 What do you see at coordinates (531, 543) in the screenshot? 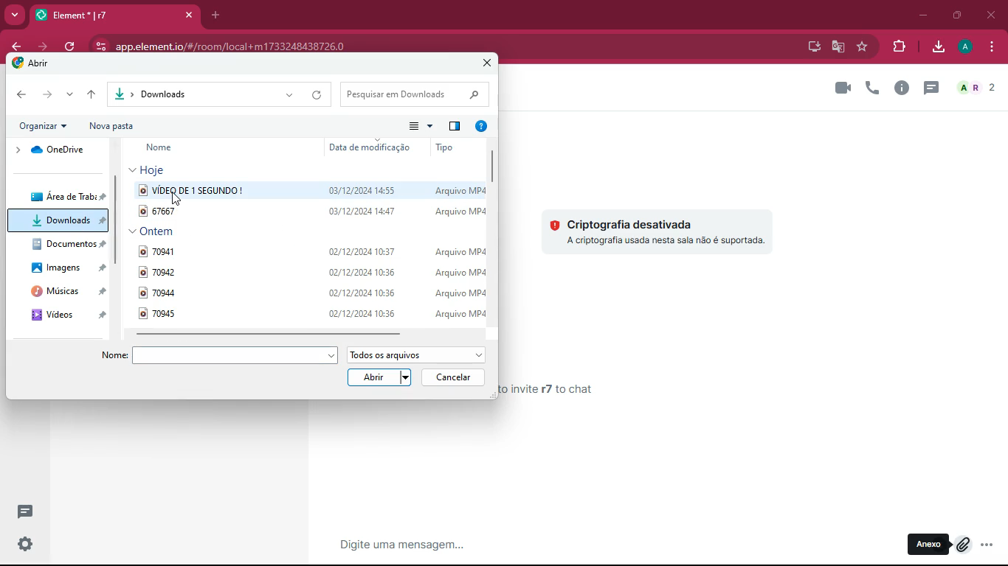
I see `message` at bounding box center [531, 543].